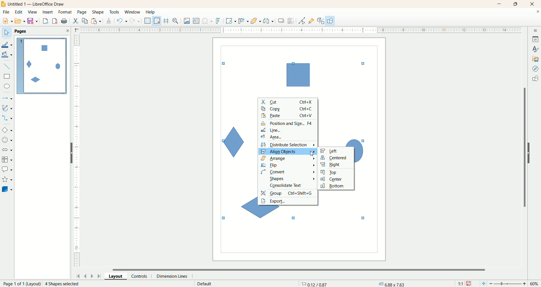  I want to click on close, so click(67, 31).